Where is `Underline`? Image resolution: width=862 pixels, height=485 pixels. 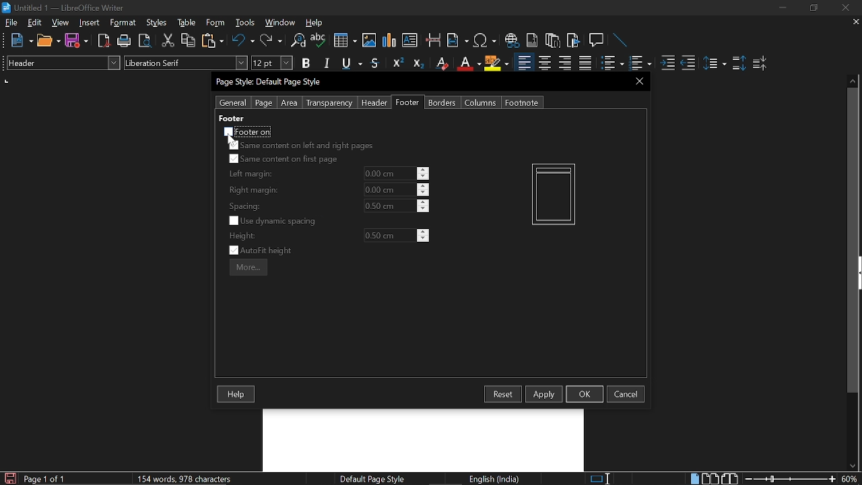 Underline is located at coordinates (468, 63).